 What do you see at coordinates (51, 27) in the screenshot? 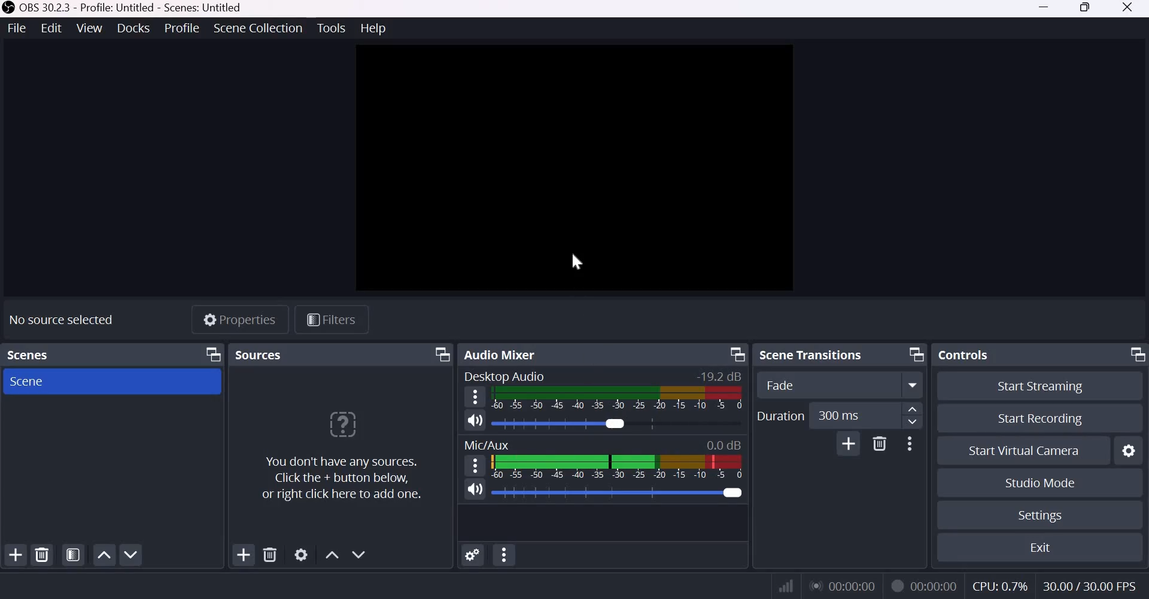
I see `Edit` at bounding box center [51, 27].